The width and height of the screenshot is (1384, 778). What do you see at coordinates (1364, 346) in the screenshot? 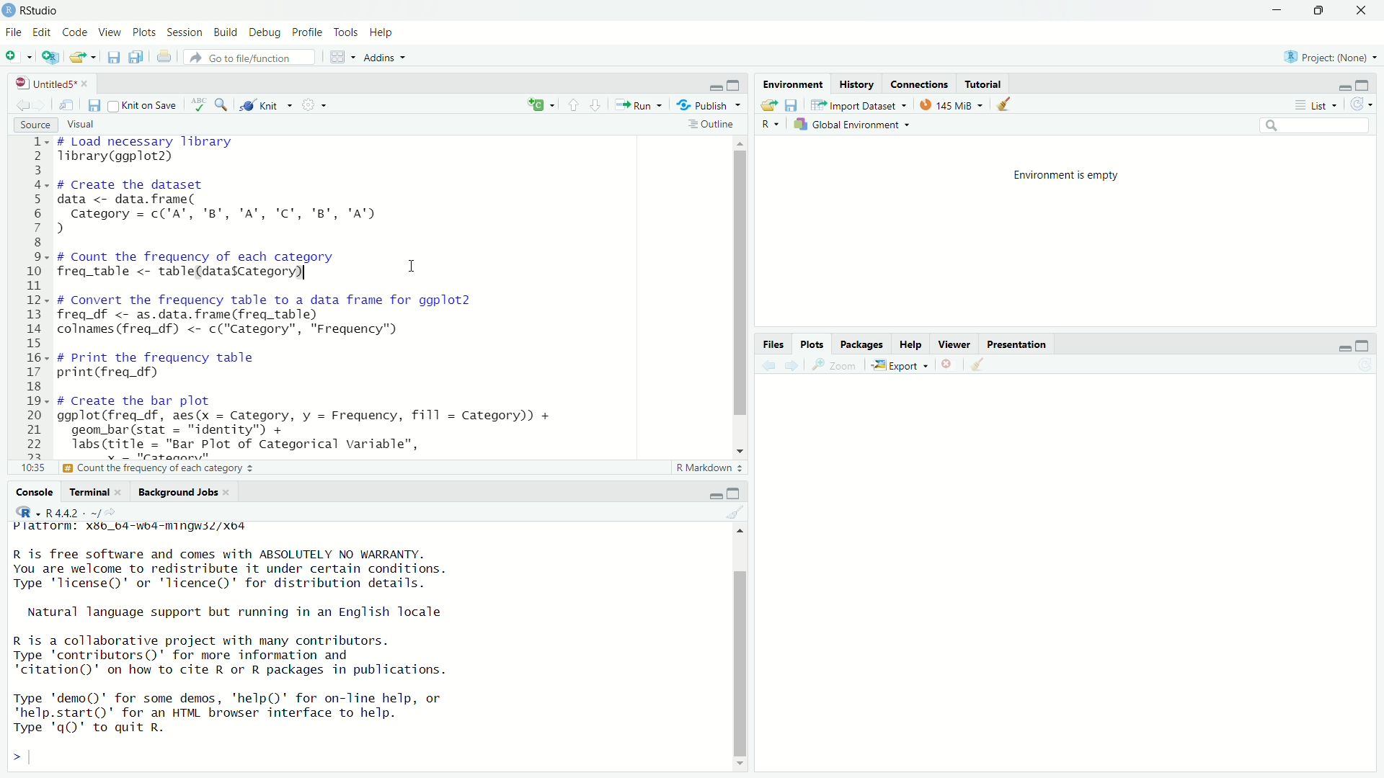
I see `maximize` at bounding box center [1364, 346].